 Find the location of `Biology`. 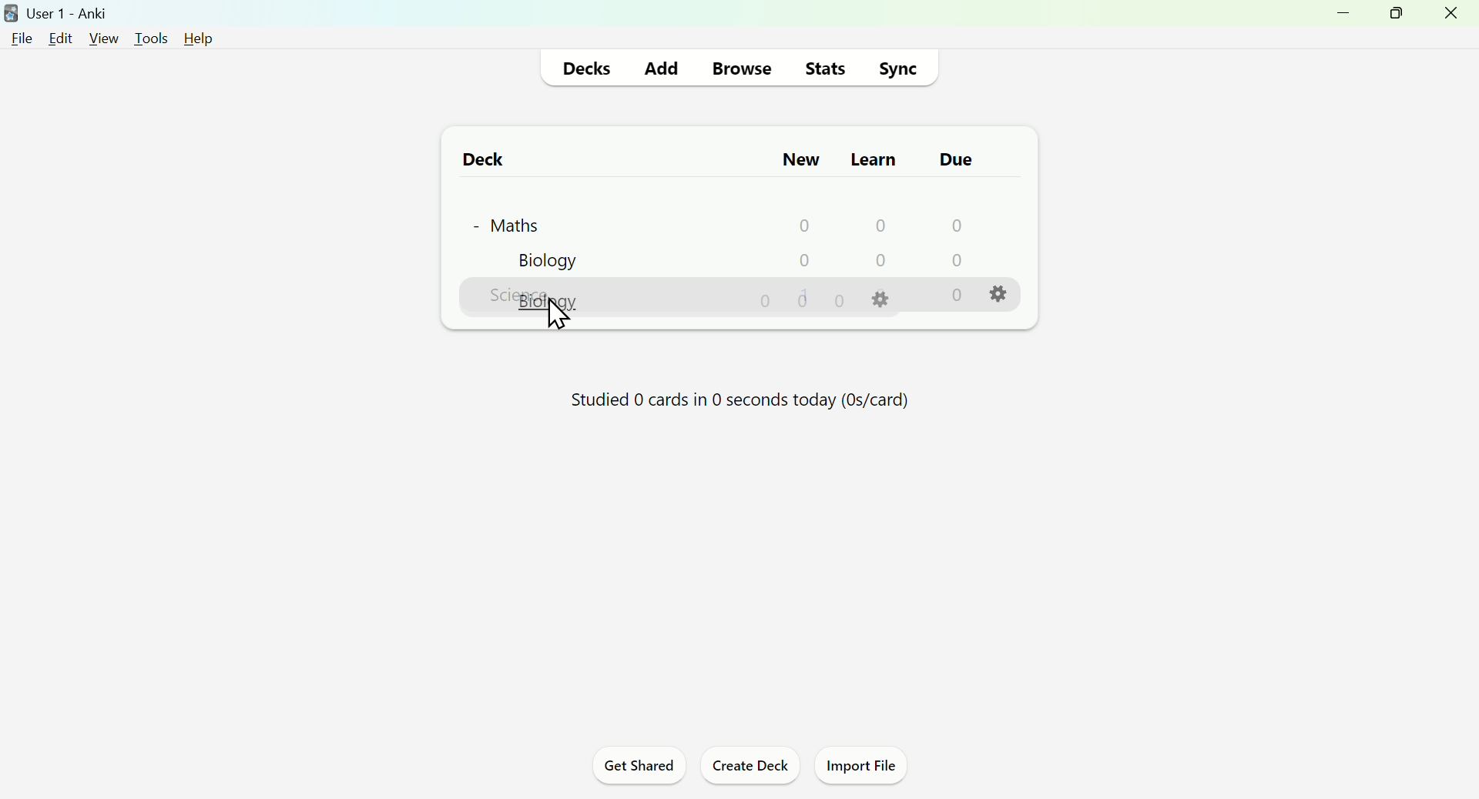

Biology is located at coordinates (552, 301).